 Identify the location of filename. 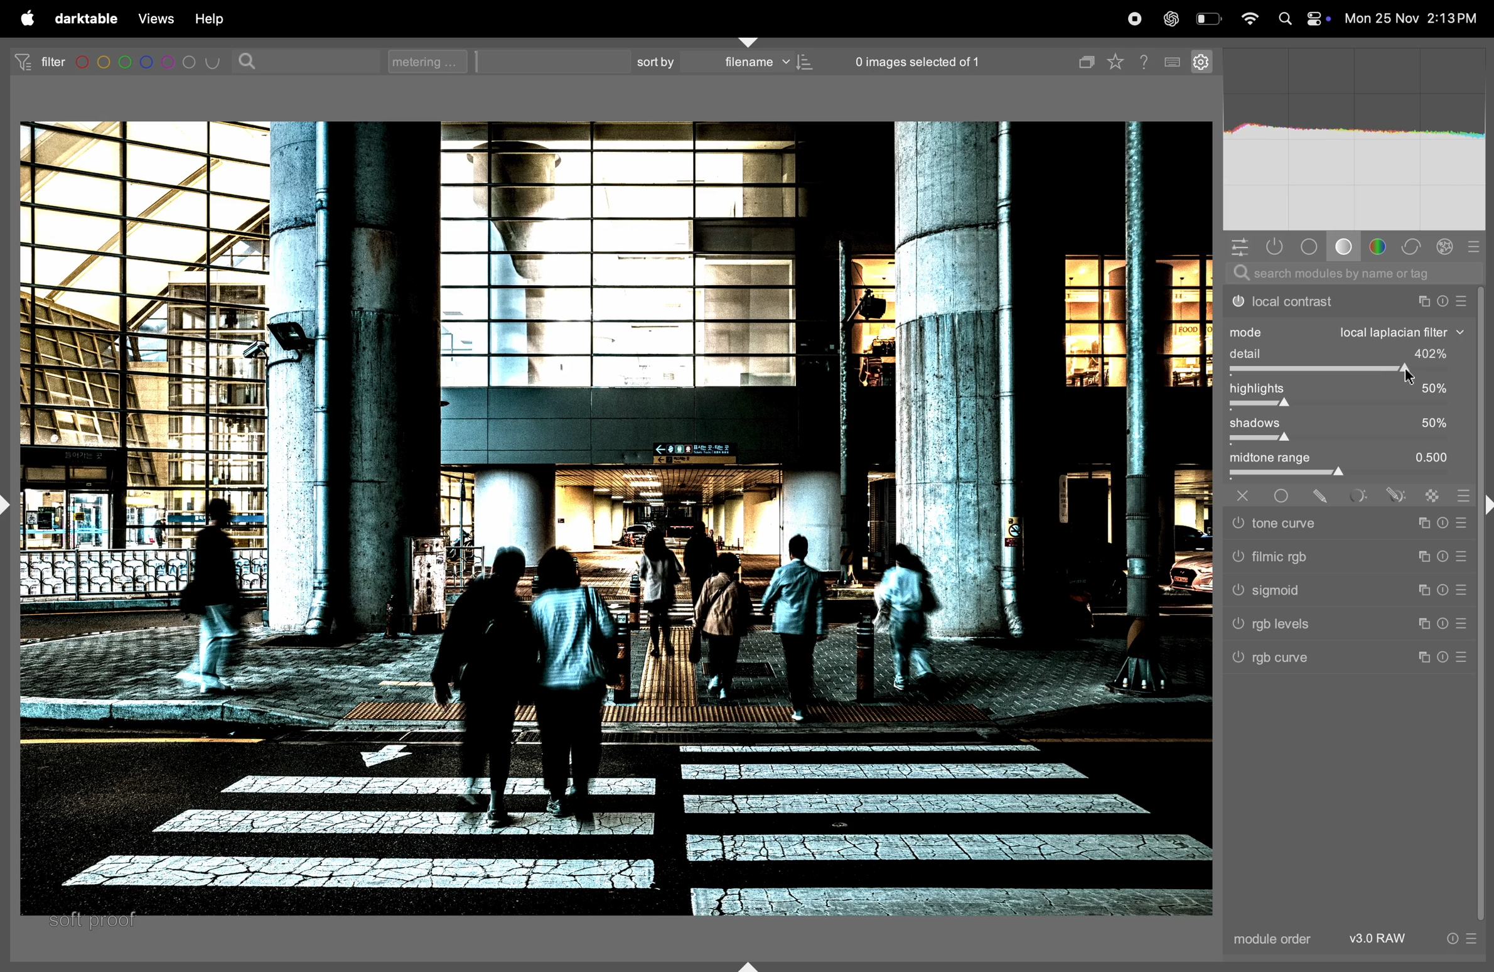
(763, 63).